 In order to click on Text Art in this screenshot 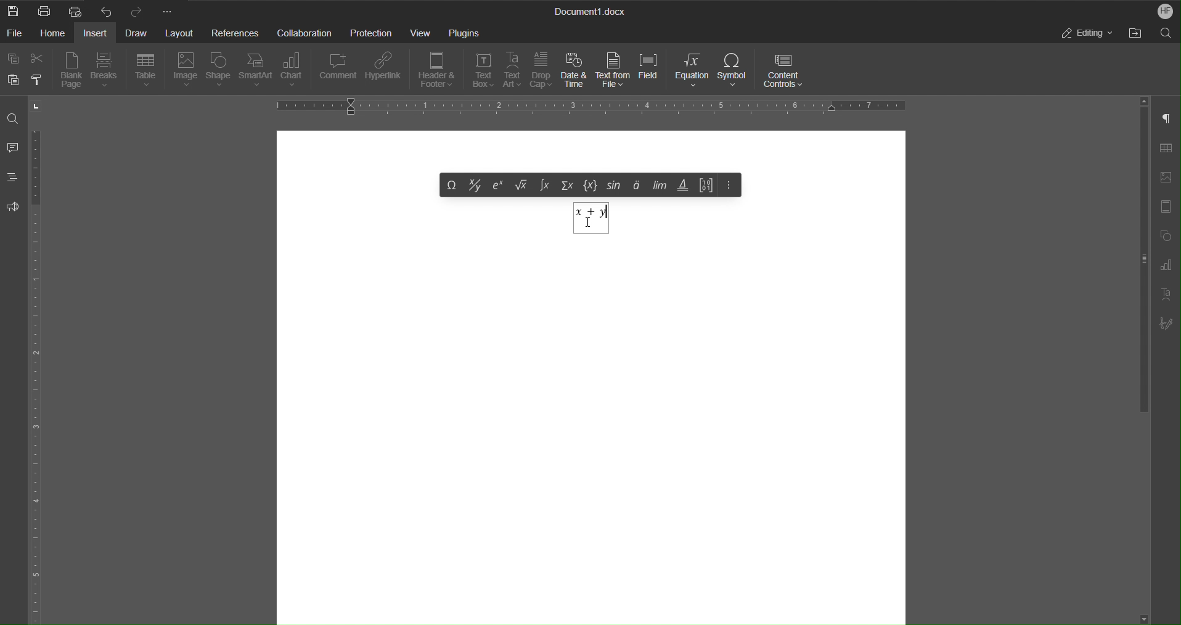, I will do `click(1165, 293)`.